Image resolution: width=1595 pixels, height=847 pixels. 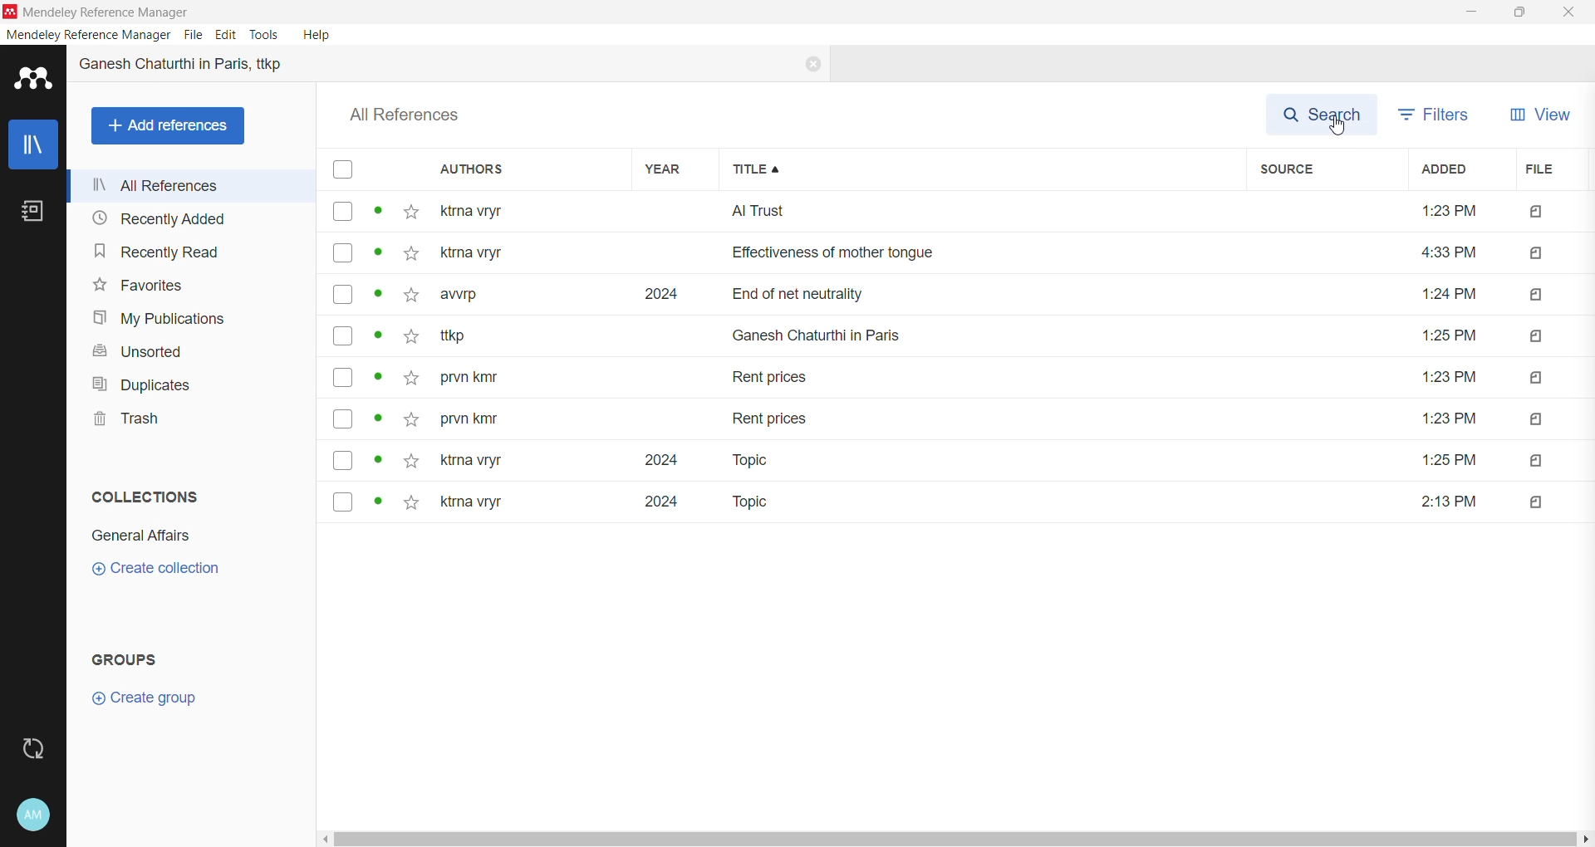 I want to click on Click to Create Group, so click(x=143, y=703).